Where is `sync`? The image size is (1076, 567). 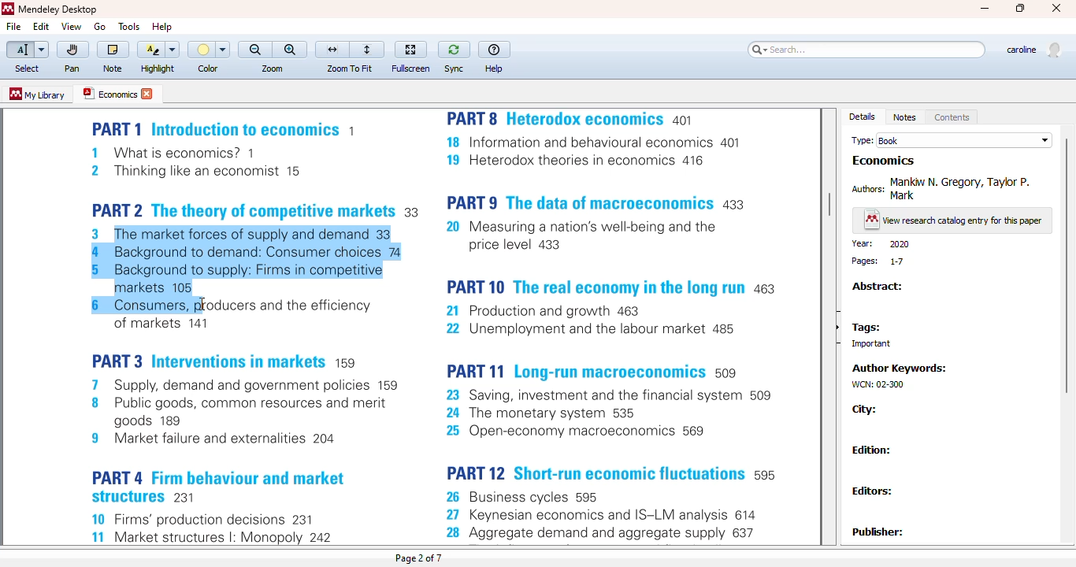 sync is located at coordinates (455, 50).